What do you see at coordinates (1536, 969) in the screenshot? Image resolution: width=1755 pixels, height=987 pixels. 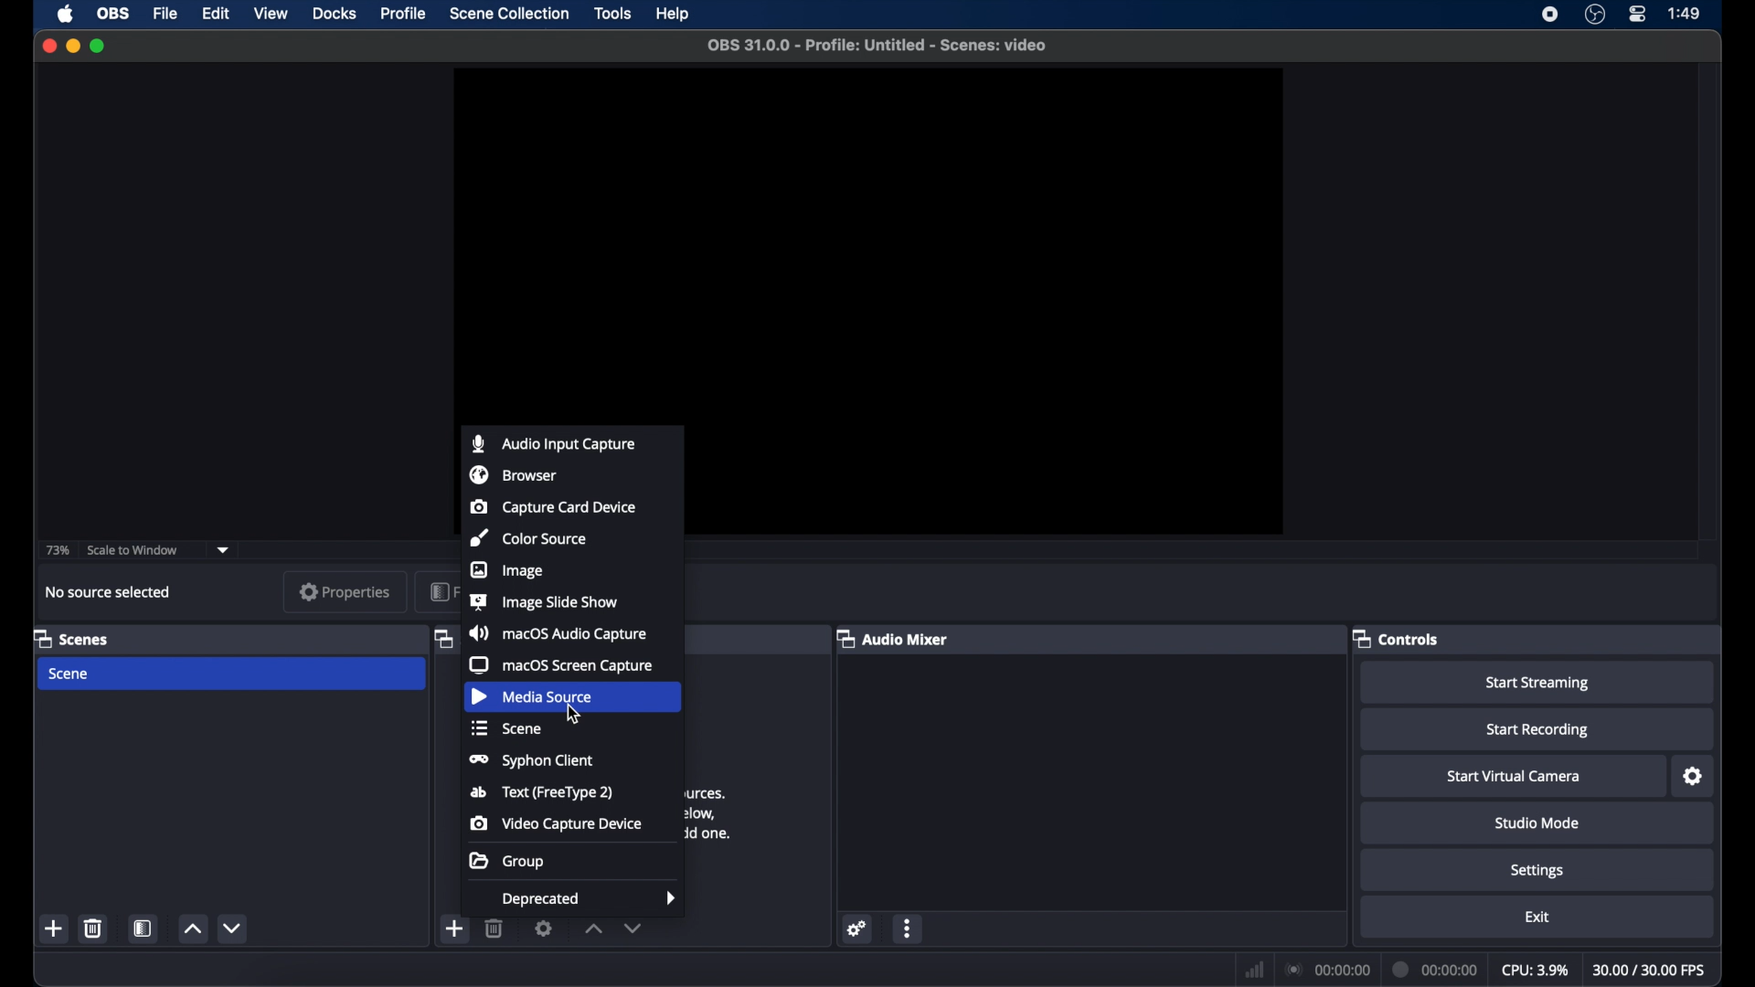 I see `` at bounding box center [1536, 969].